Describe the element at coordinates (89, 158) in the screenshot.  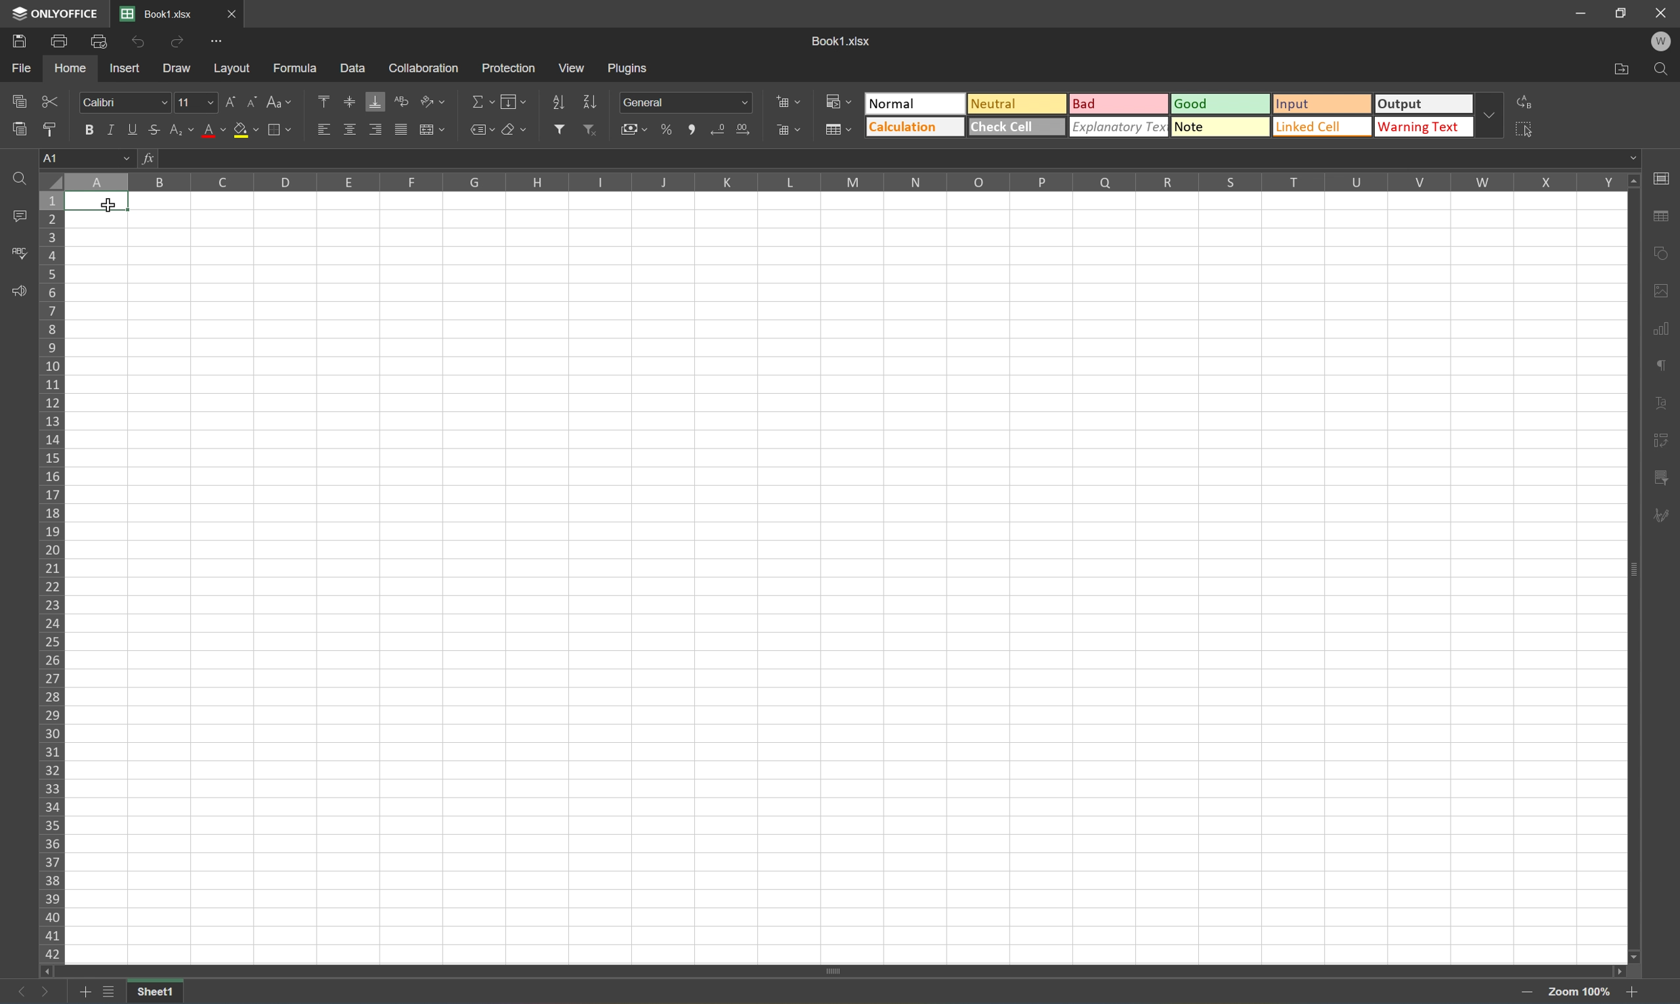
I see `A1` at that location.